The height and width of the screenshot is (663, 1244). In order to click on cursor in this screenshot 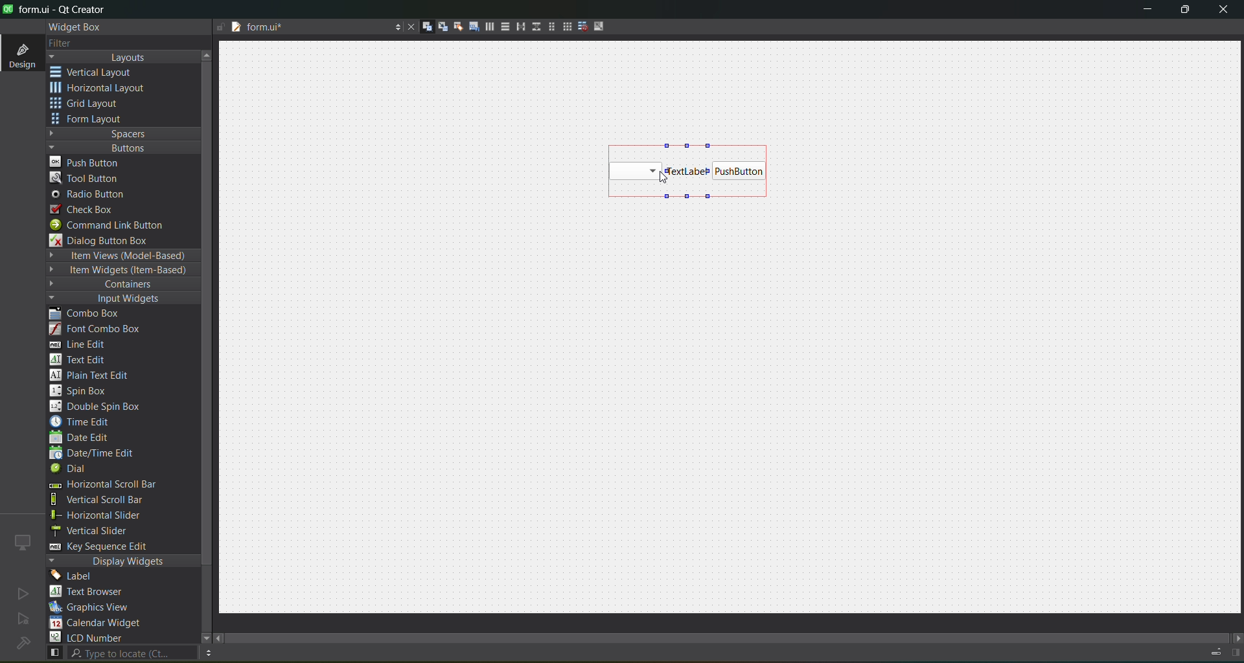, I will do `click(663, 175)`.